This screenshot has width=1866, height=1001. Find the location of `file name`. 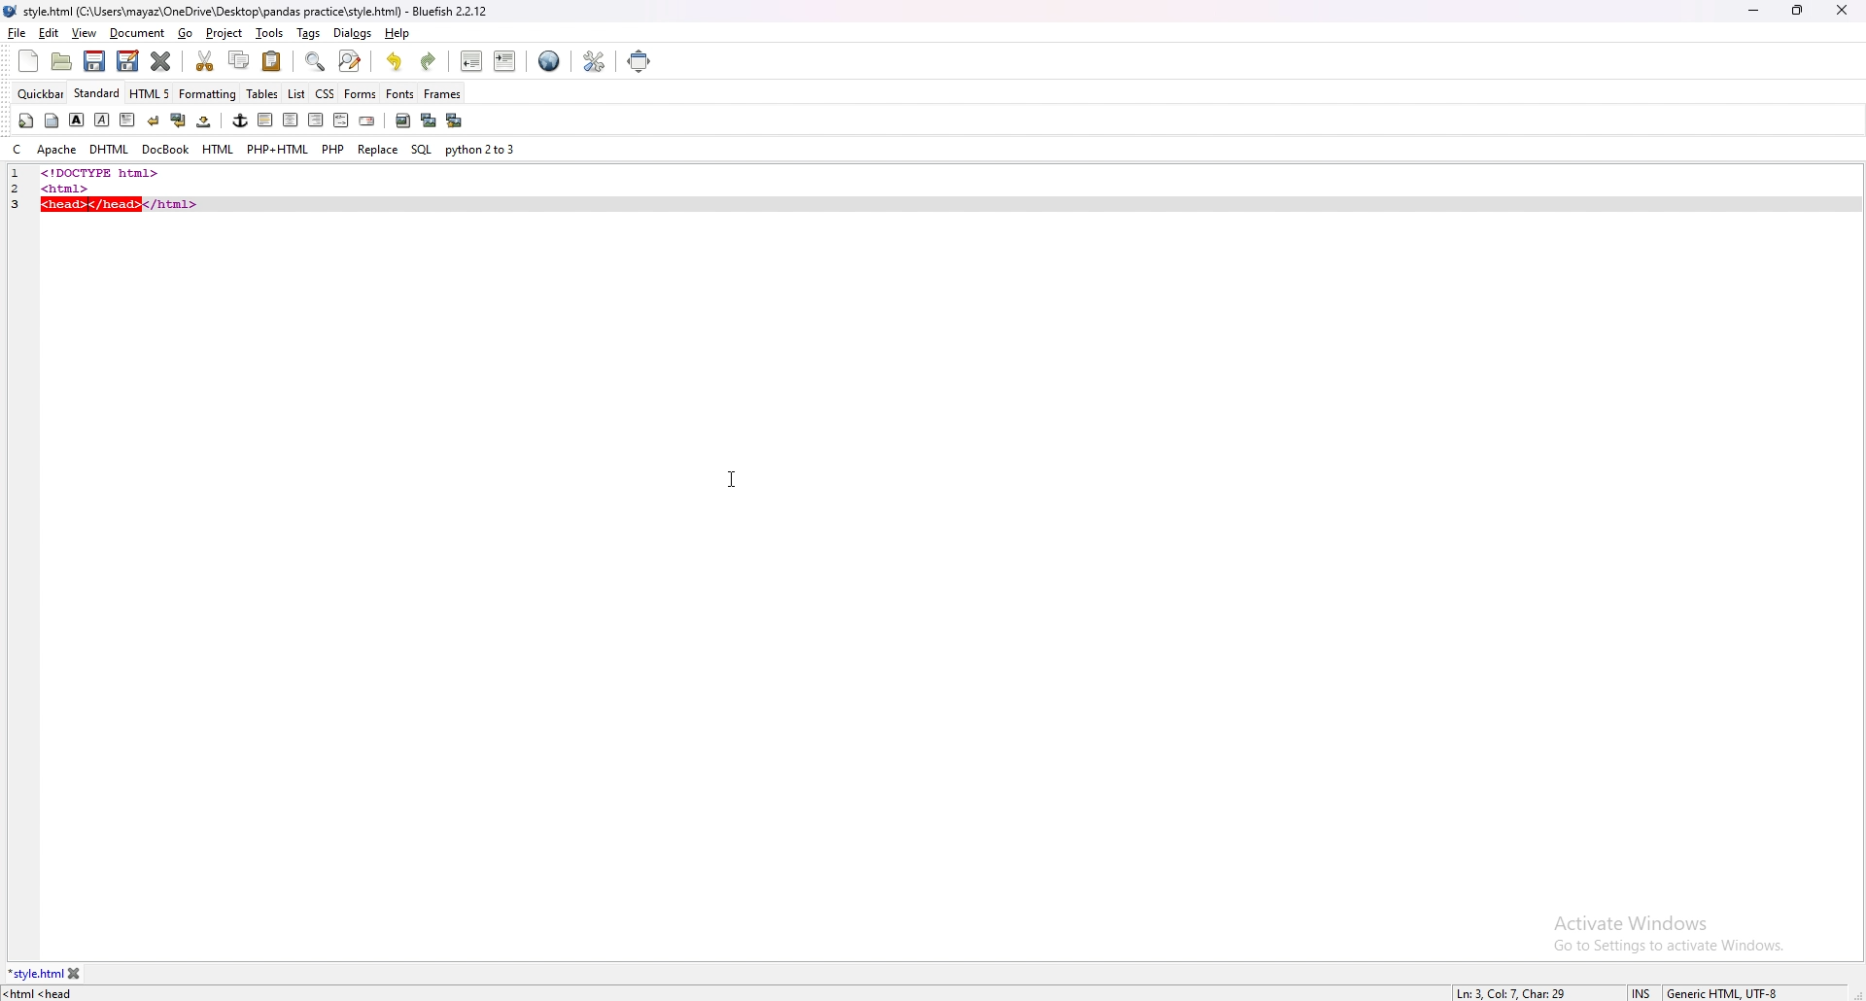

file name is located at coordinates (249, 13).